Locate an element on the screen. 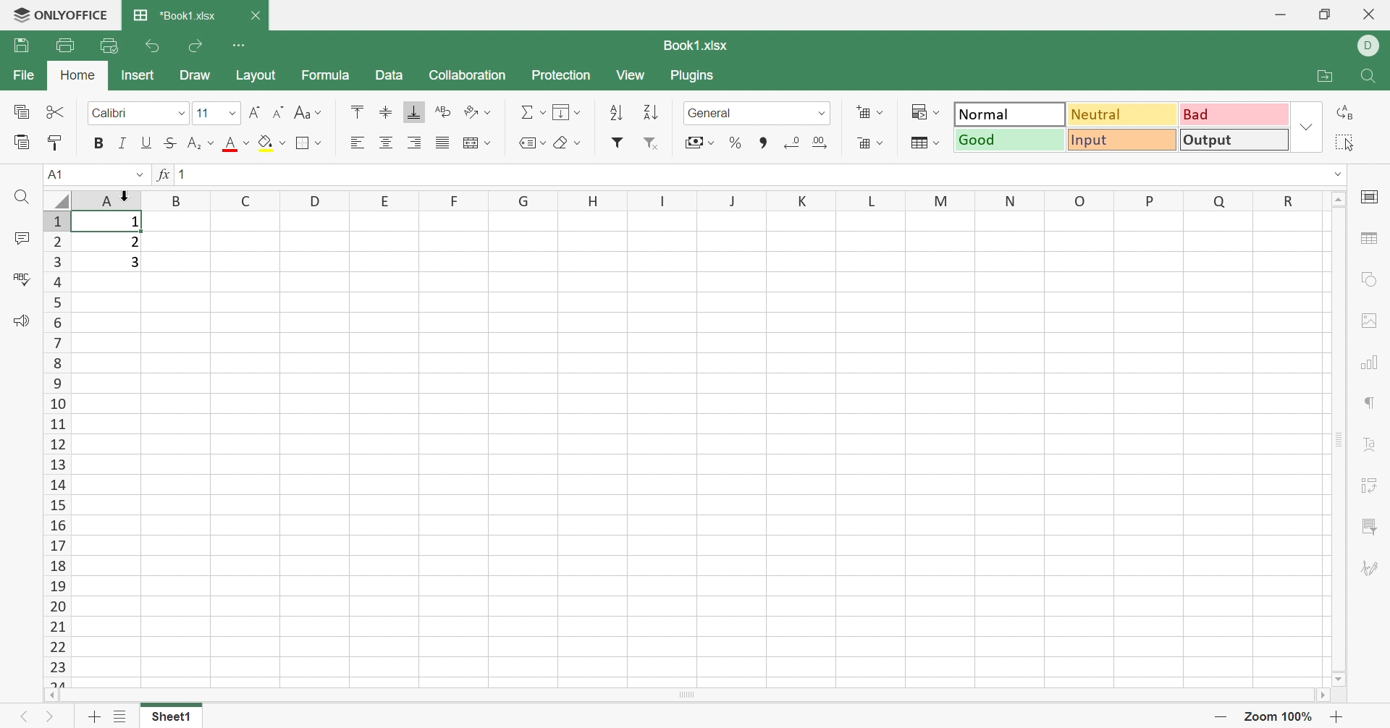 The height and width of the screenshot is (728, 1390). Minimize is located at coordinates (1281, 17).